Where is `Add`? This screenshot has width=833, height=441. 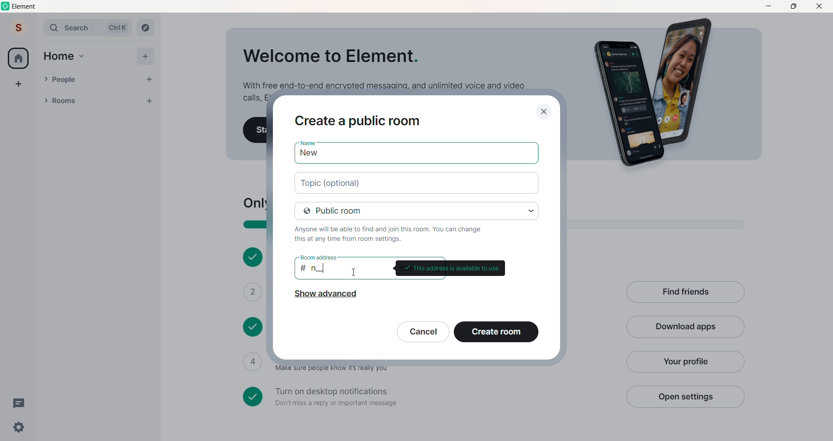 Add is located at coordinates (145, 56).